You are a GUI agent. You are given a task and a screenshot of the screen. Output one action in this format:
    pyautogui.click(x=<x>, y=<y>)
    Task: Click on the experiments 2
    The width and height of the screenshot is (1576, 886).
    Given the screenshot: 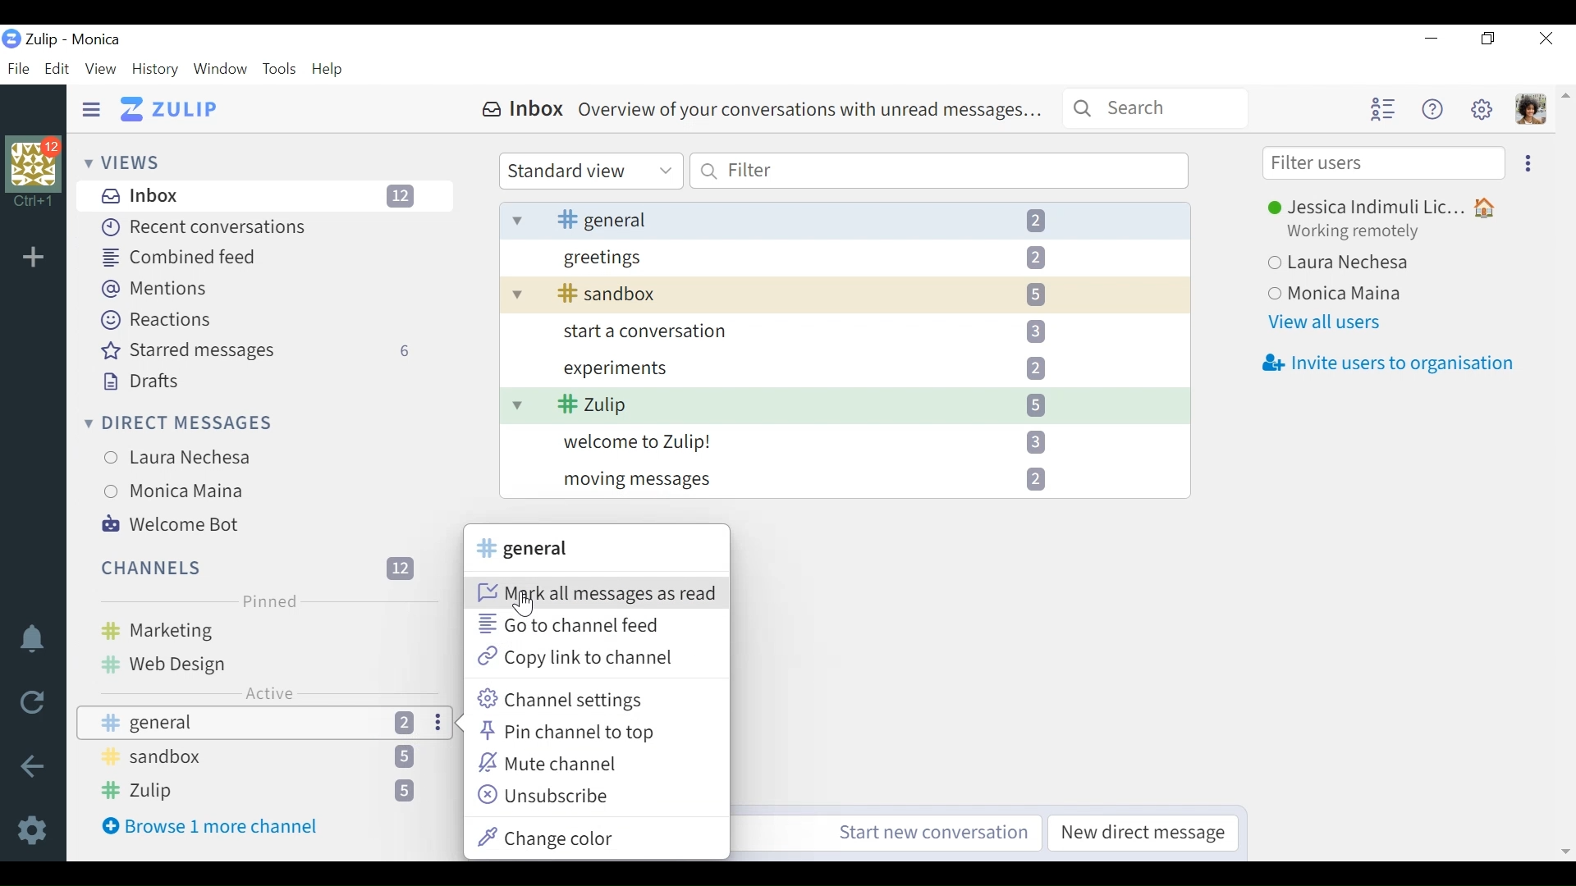 What is the action you would take?
    pyautogui.click(x=843, y=367)
    